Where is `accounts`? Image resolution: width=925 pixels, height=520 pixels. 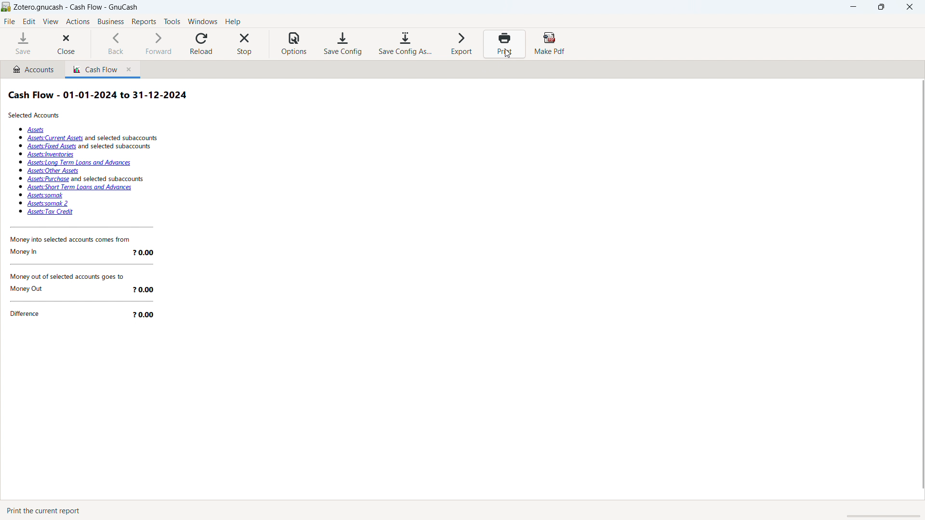
accounts is located at coordinates (31, 69).